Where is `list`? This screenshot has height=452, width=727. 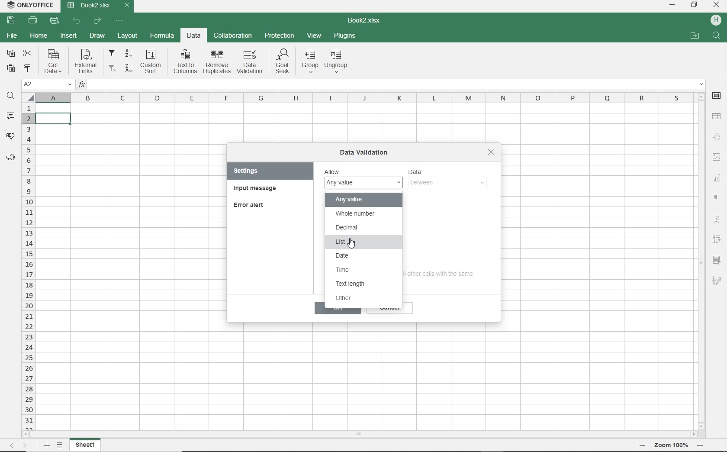
list is located at coordinates (360, 242).